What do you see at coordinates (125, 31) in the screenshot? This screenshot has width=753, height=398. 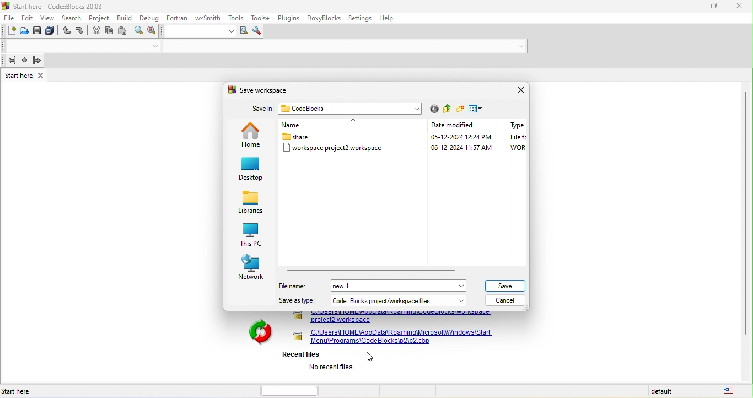 I see `paste` at bounding box center [125, 31].